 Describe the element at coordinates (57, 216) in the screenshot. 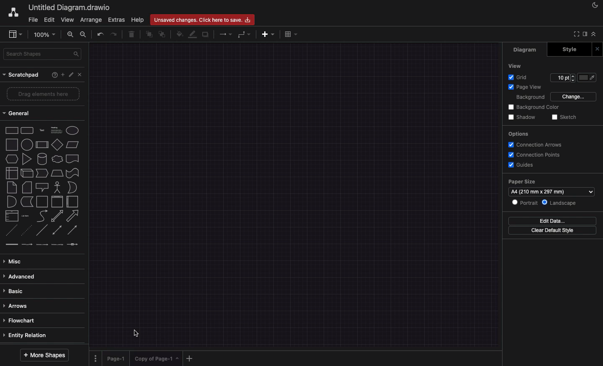

I see `bidirectional arrow` at that location.